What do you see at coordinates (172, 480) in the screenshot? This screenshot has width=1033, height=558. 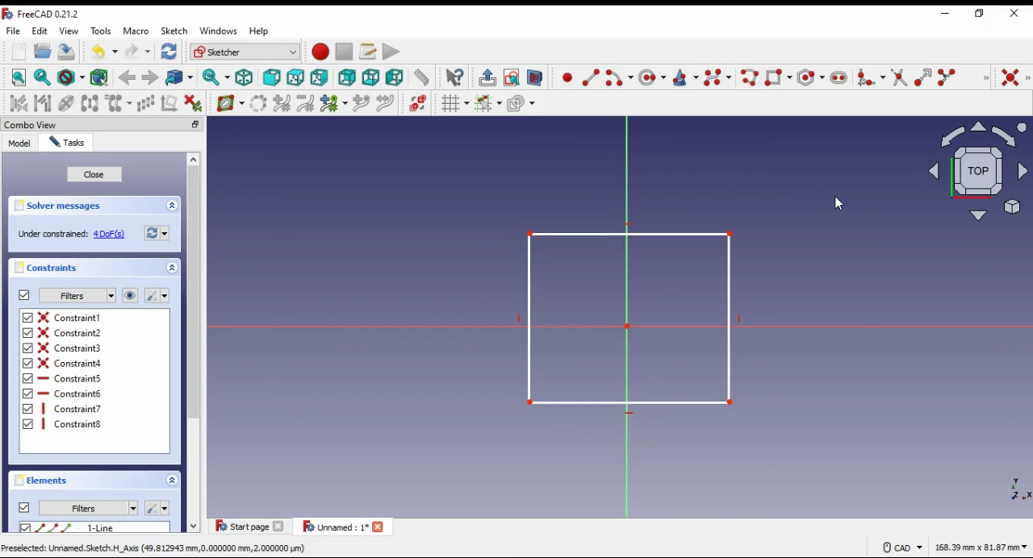 I see `expand/collapse` at bounding box center [172, 480].